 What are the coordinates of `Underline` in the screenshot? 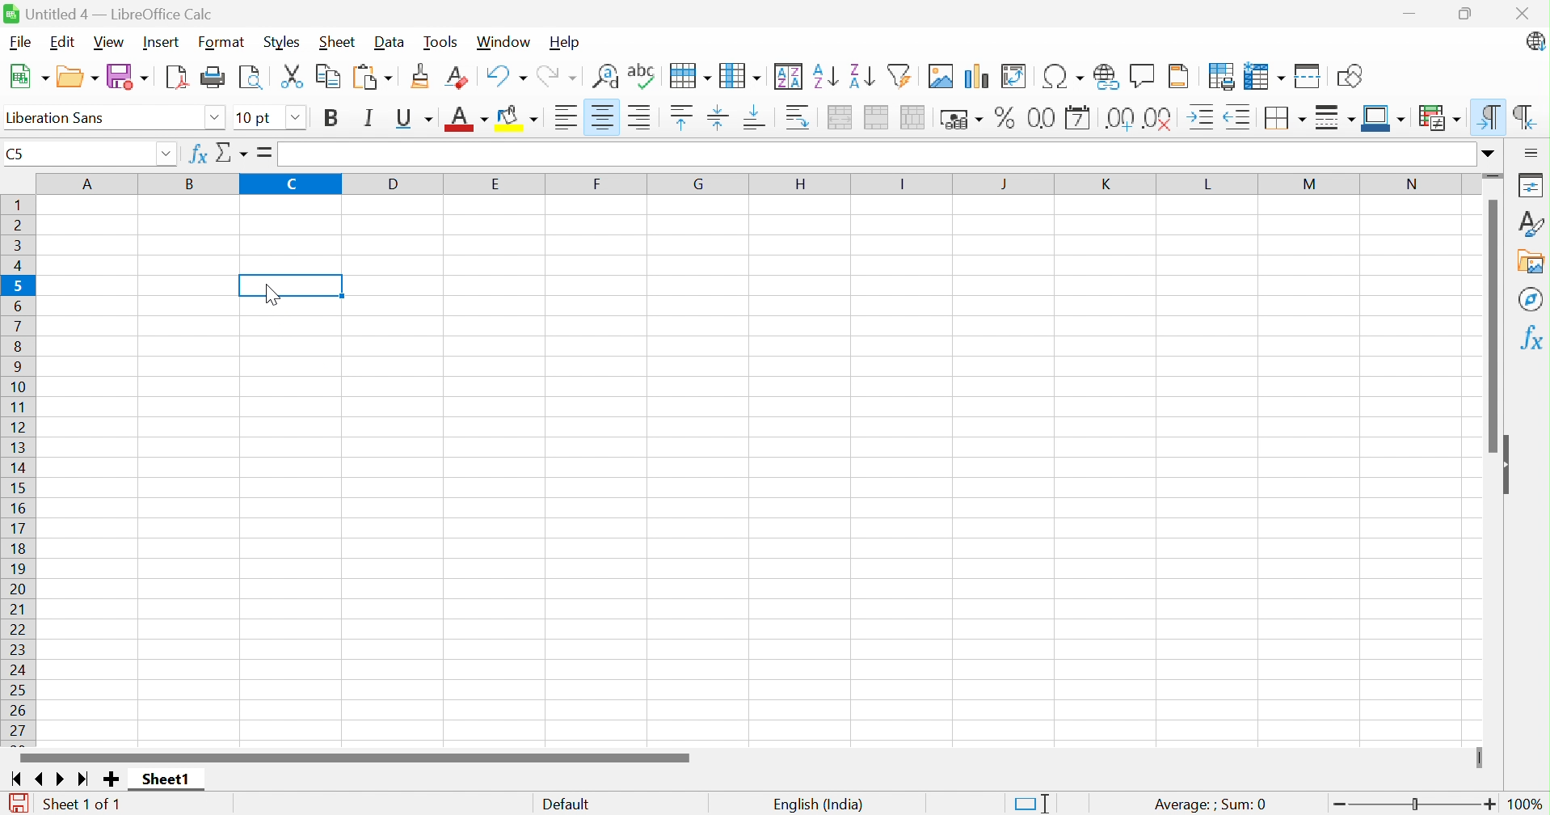 It's located at (413, 118).